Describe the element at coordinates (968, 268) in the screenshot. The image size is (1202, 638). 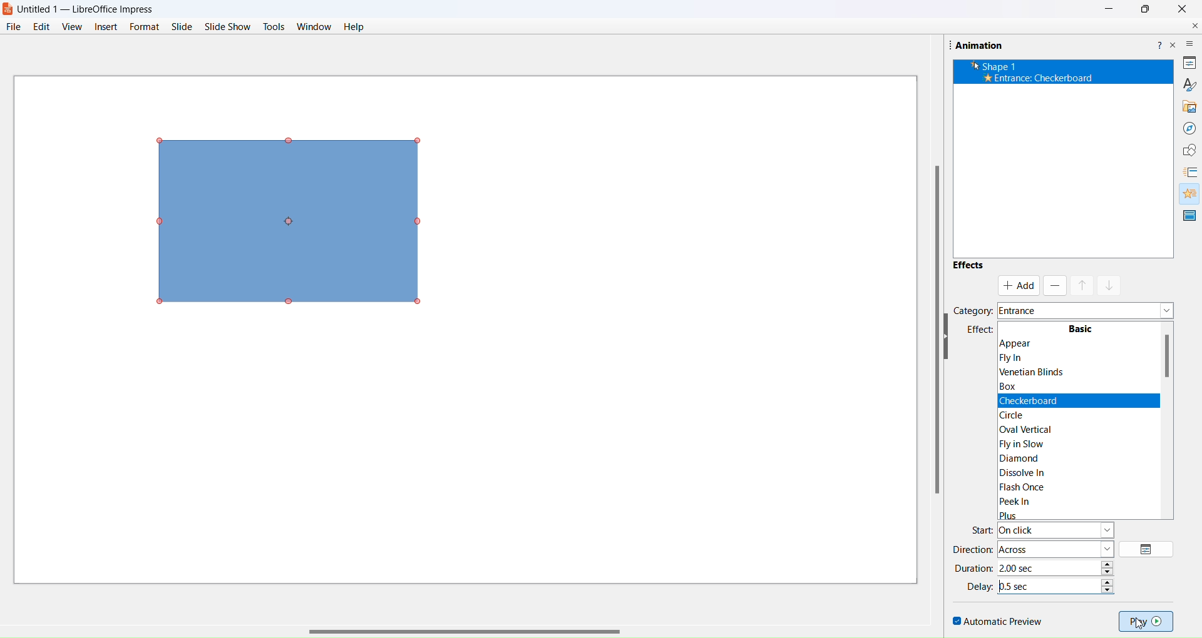
I see `effects` at that location.